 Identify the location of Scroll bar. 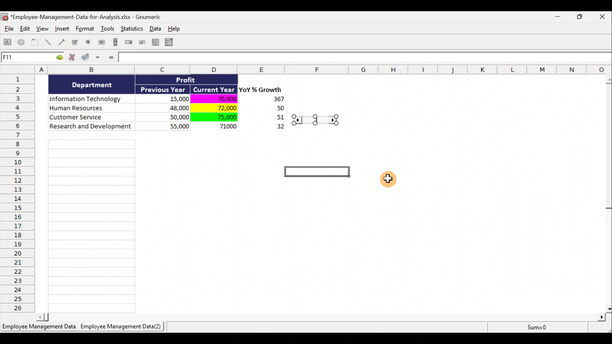
(323, 316).